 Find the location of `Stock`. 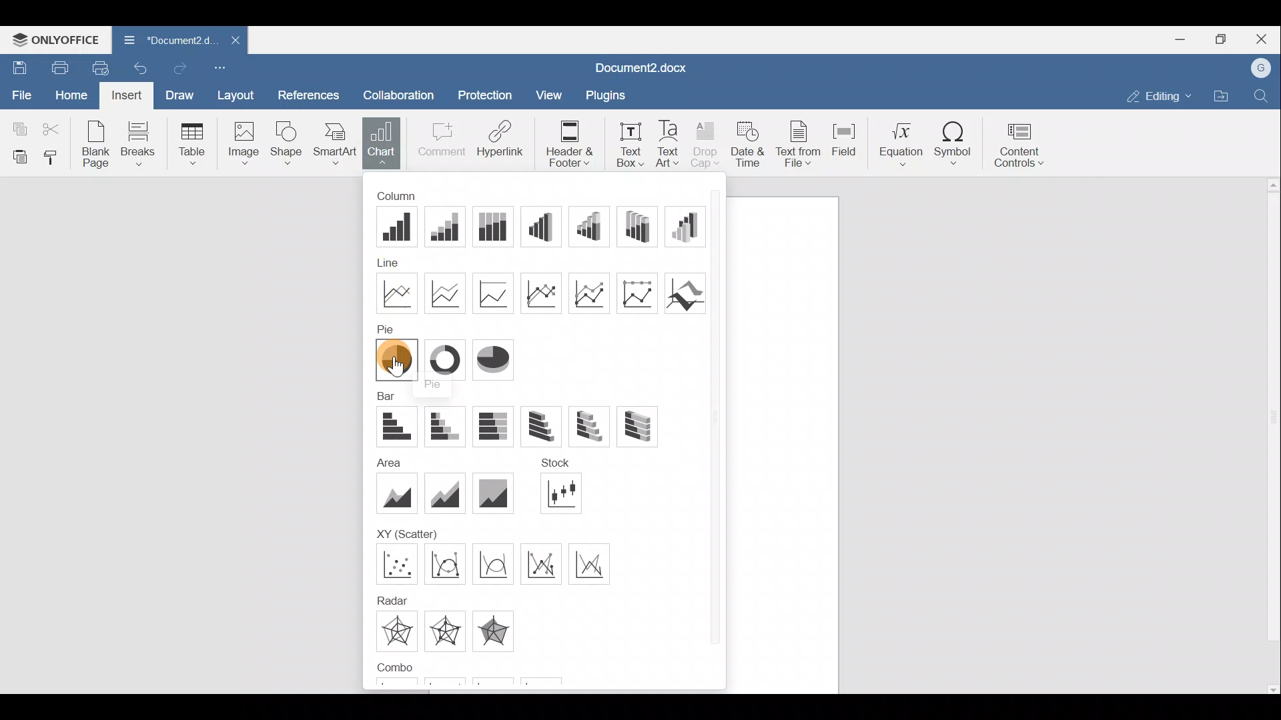

Stock is located at coordinates (561, 491).